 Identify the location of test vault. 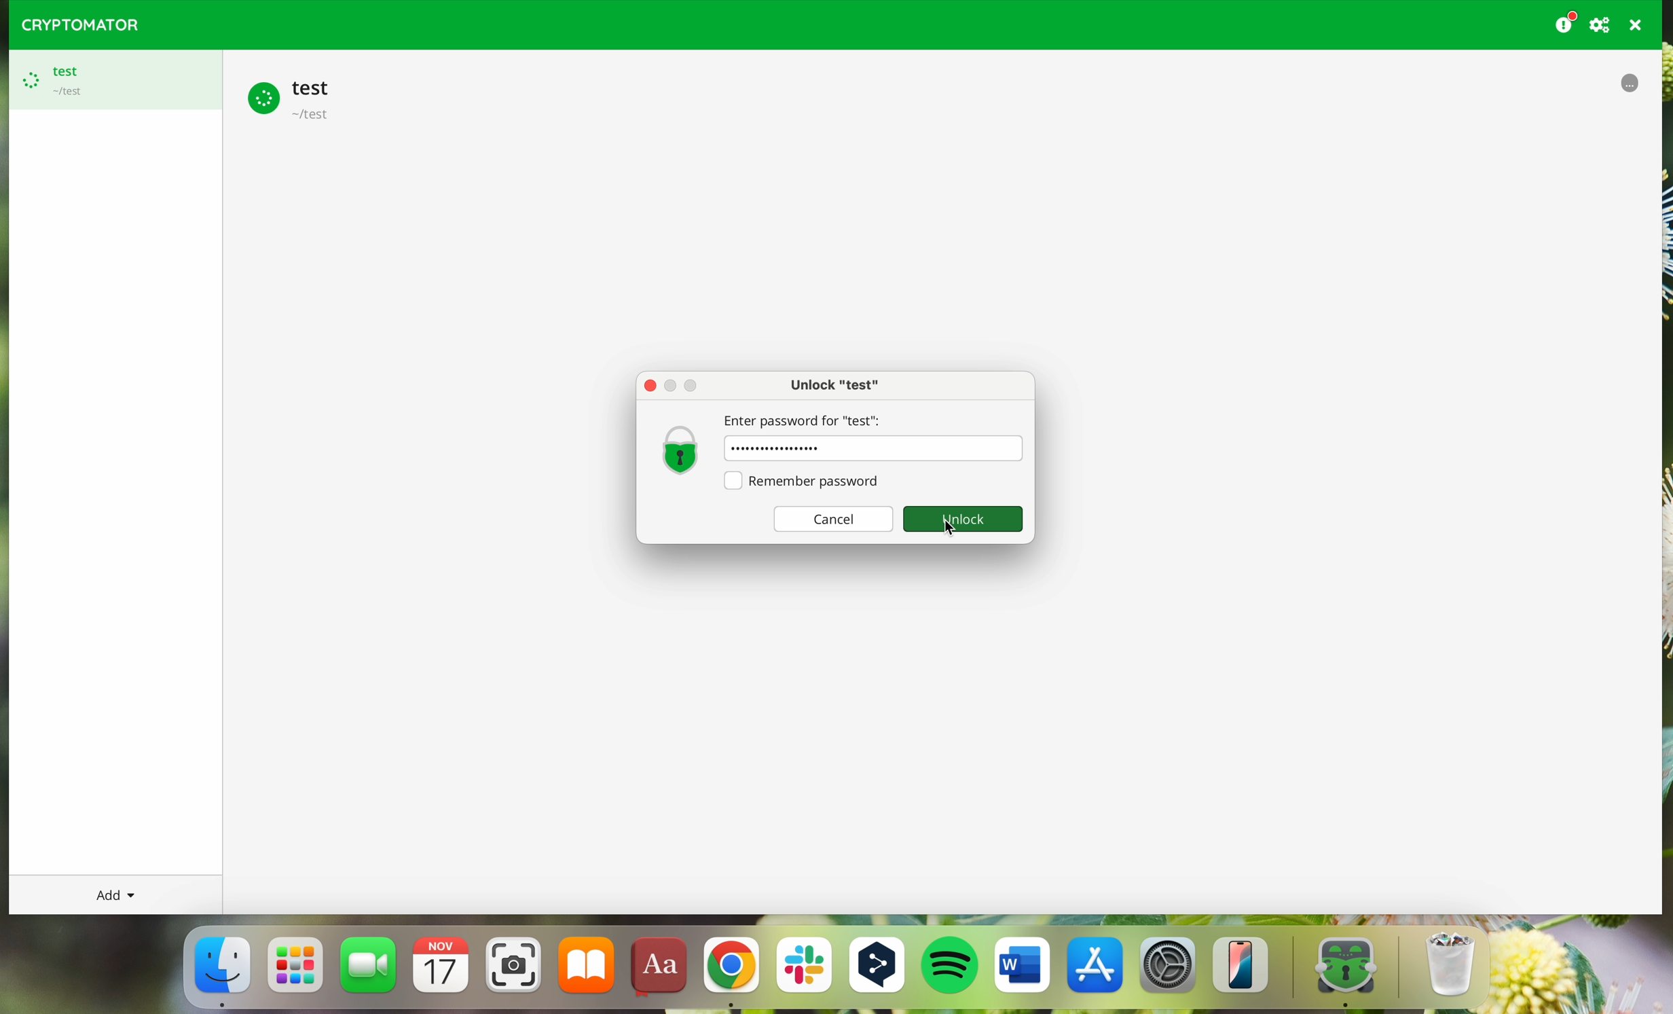
(295, 97).